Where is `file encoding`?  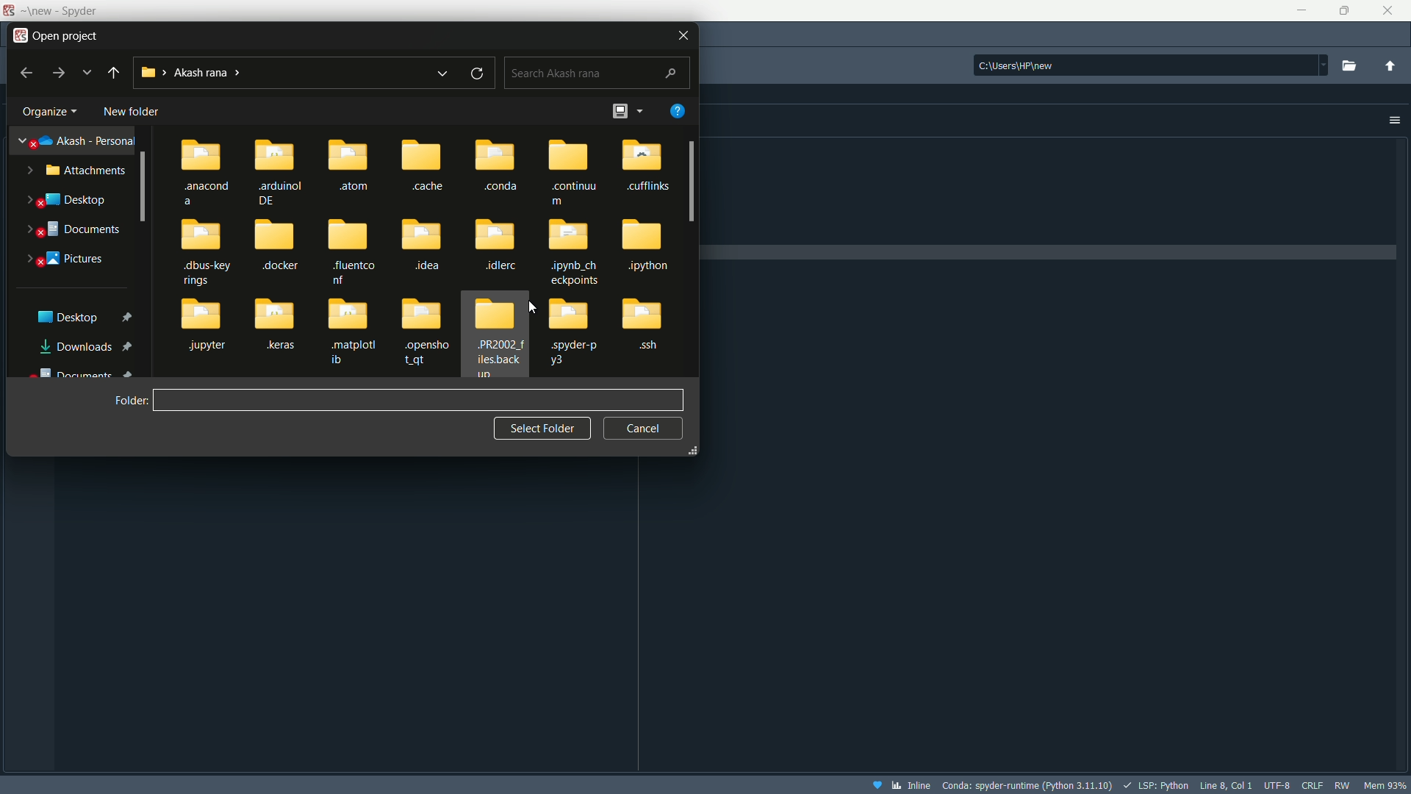
file encoding is located at coordinates (1277, 784).